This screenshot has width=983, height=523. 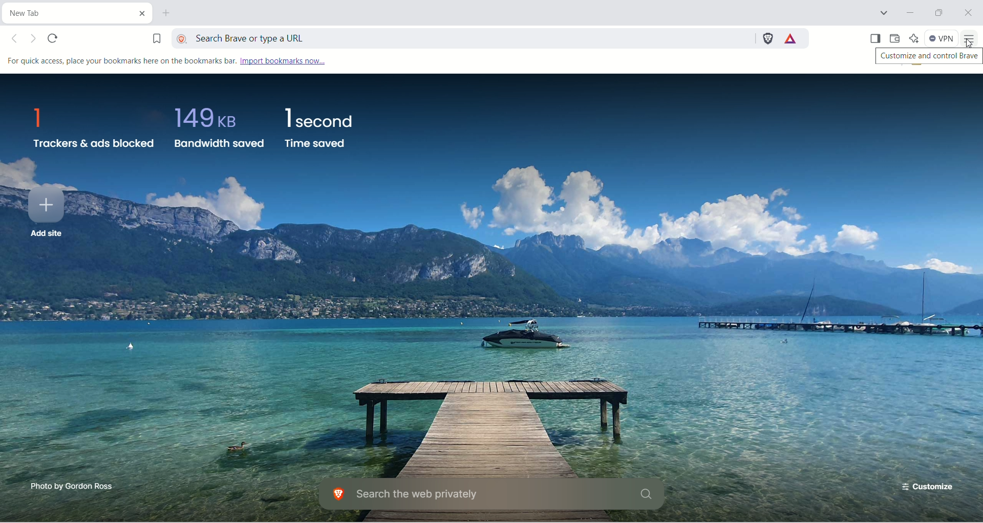 I want to click on time saved, so click(x=319, y=127).